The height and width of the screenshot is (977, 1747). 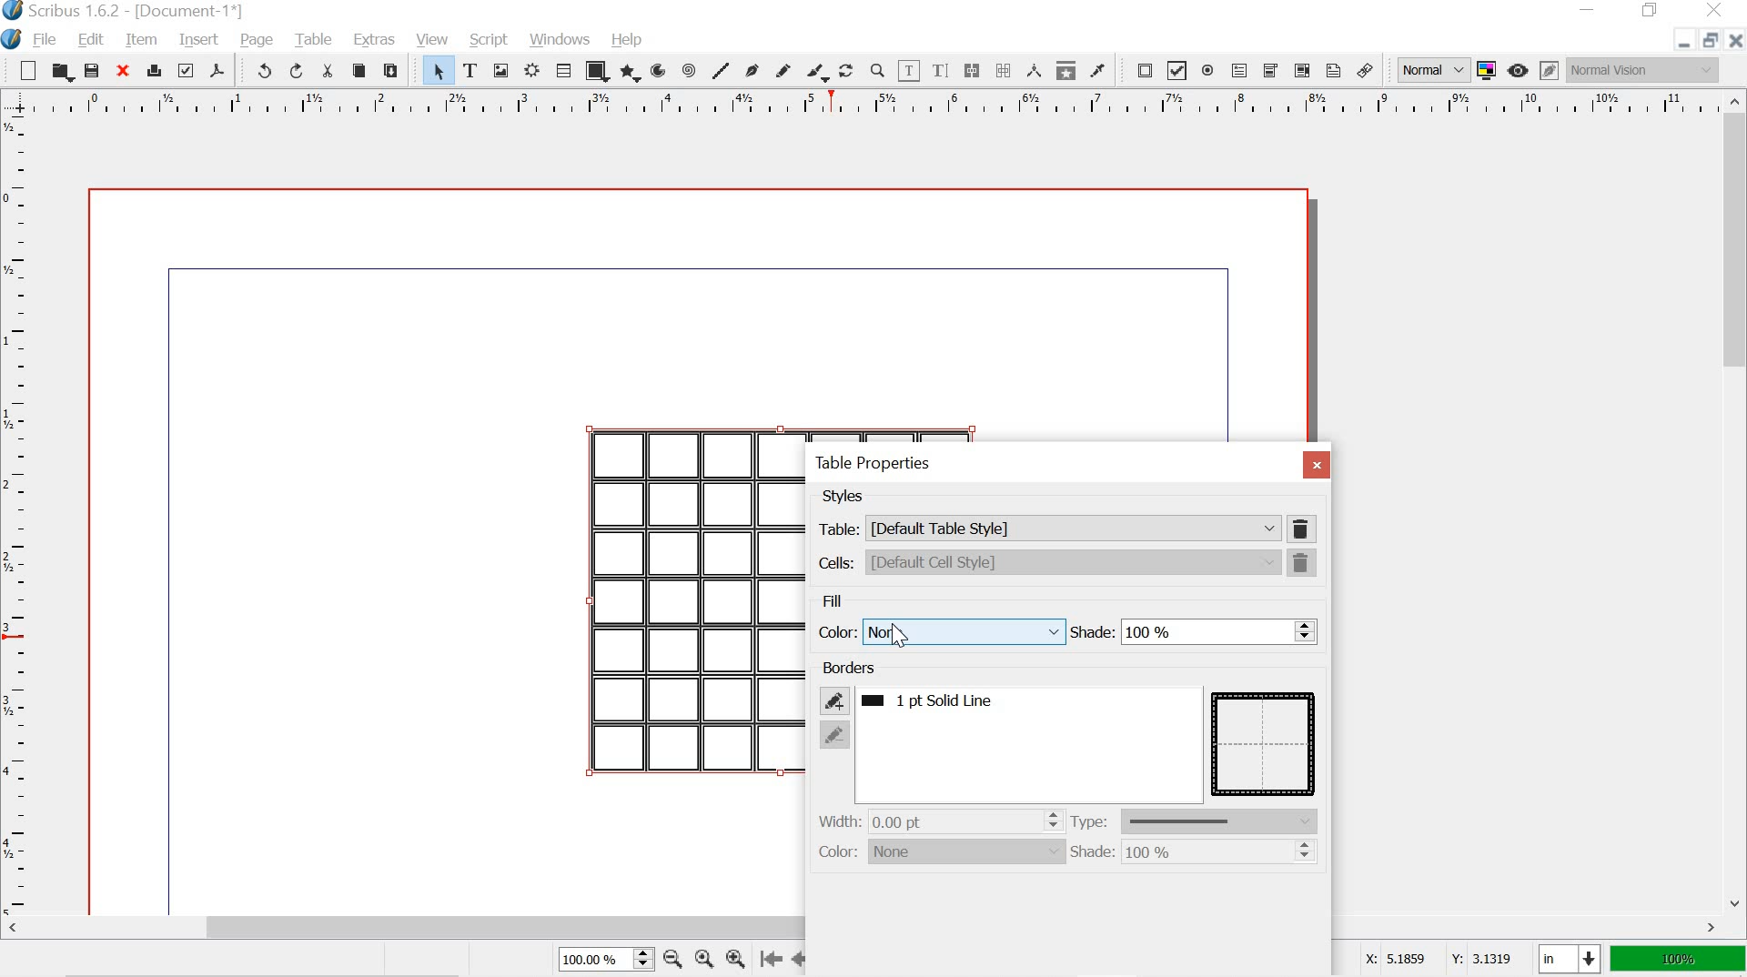 I want to click on zoom in, zoom out, so click(x=641, y=960).